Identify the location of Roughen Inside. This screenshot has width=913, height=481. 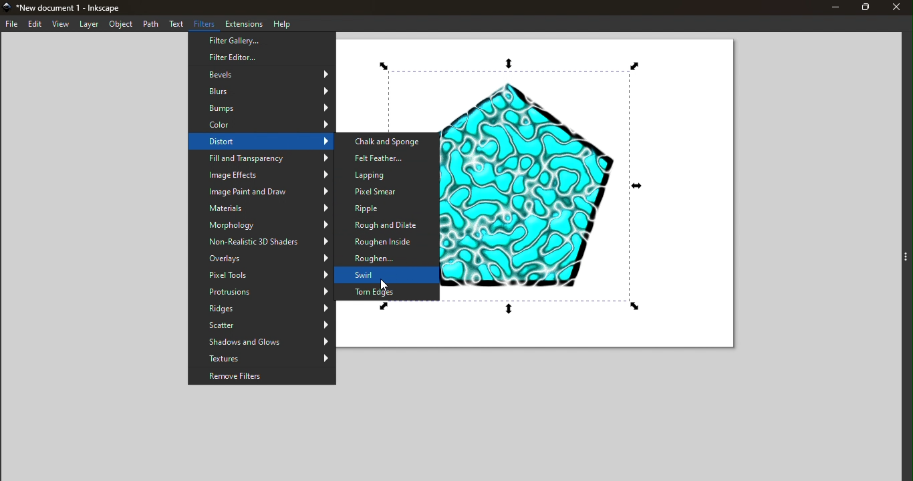
(388, 241).